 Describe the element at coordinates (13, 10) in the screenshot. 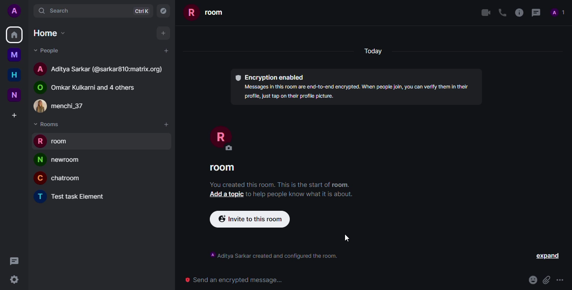

I see `profile` at that location.